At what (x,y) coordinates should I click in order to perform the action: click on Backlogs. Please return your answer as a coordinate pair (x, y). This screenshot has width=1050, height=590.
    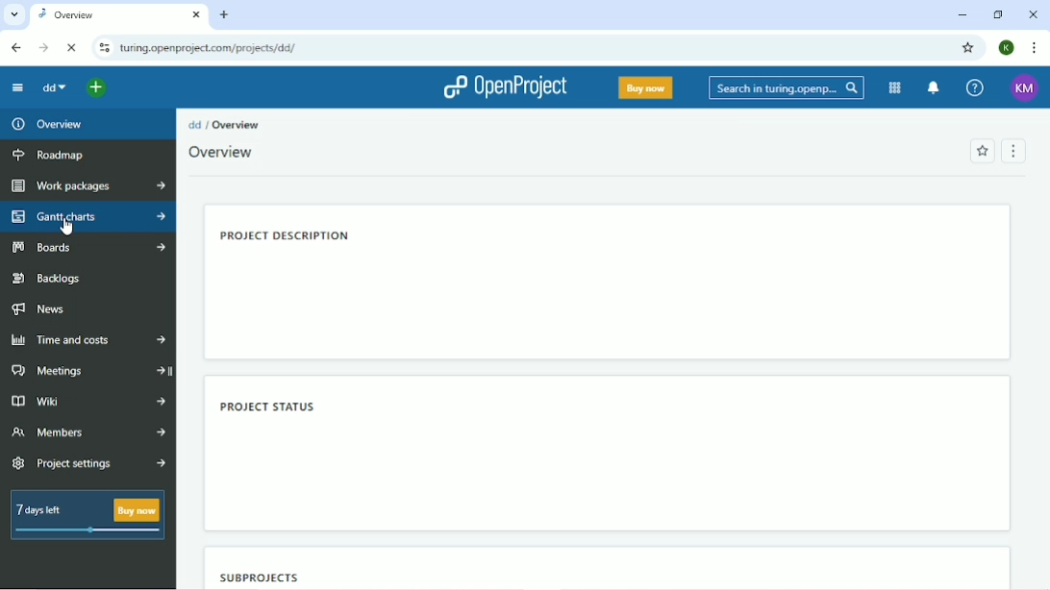
    Looking at the image, I should click on (45, 278).